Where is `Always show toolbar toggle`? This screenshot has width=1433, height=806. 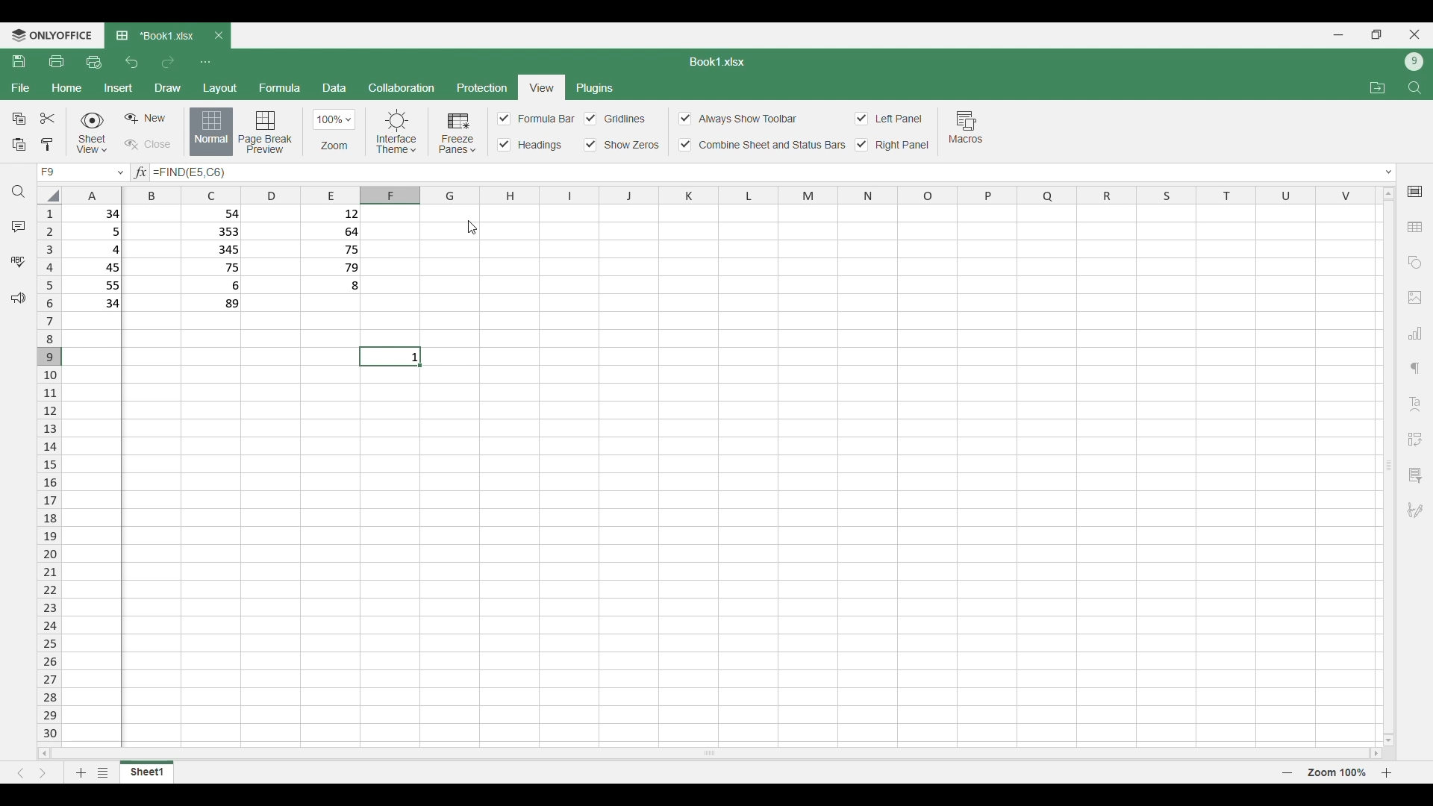 Always show toolbar toggle is located at coordinates (738, 119).